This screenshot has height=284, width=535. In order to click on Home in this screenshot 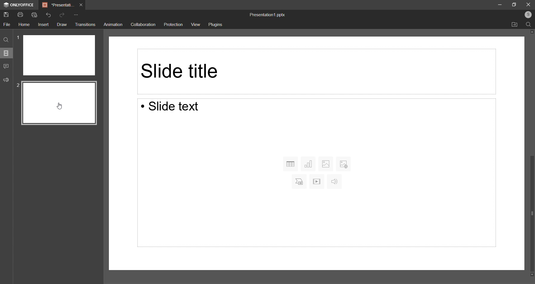, I will do `click(25, 25)`.